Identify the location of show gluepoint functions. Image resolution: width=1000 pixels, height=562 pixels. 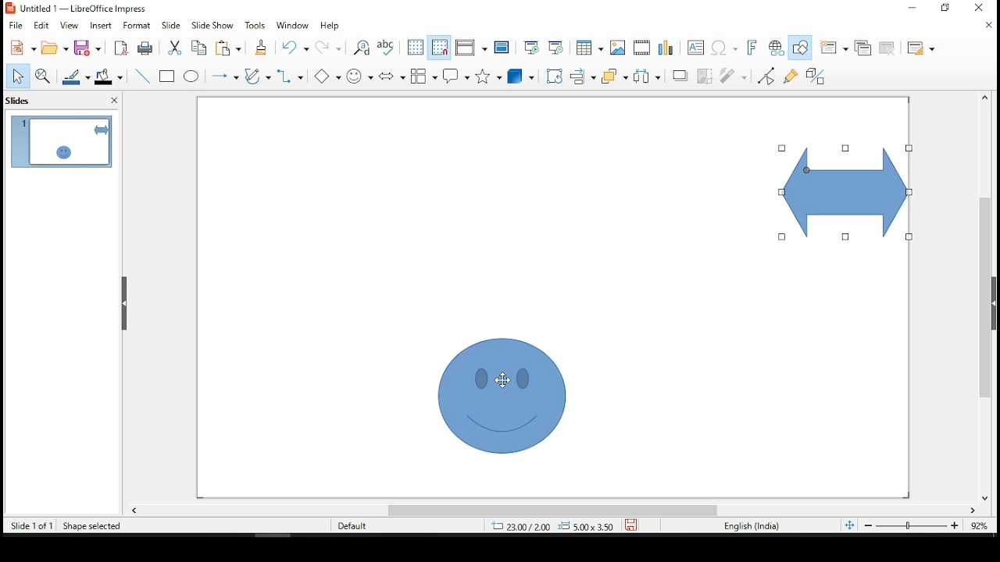
(791, 76).